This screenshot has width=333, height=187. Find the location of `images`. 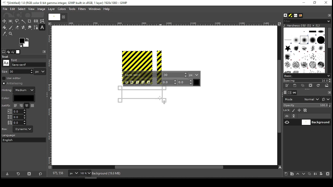

images is located at coordinates (18, 52).